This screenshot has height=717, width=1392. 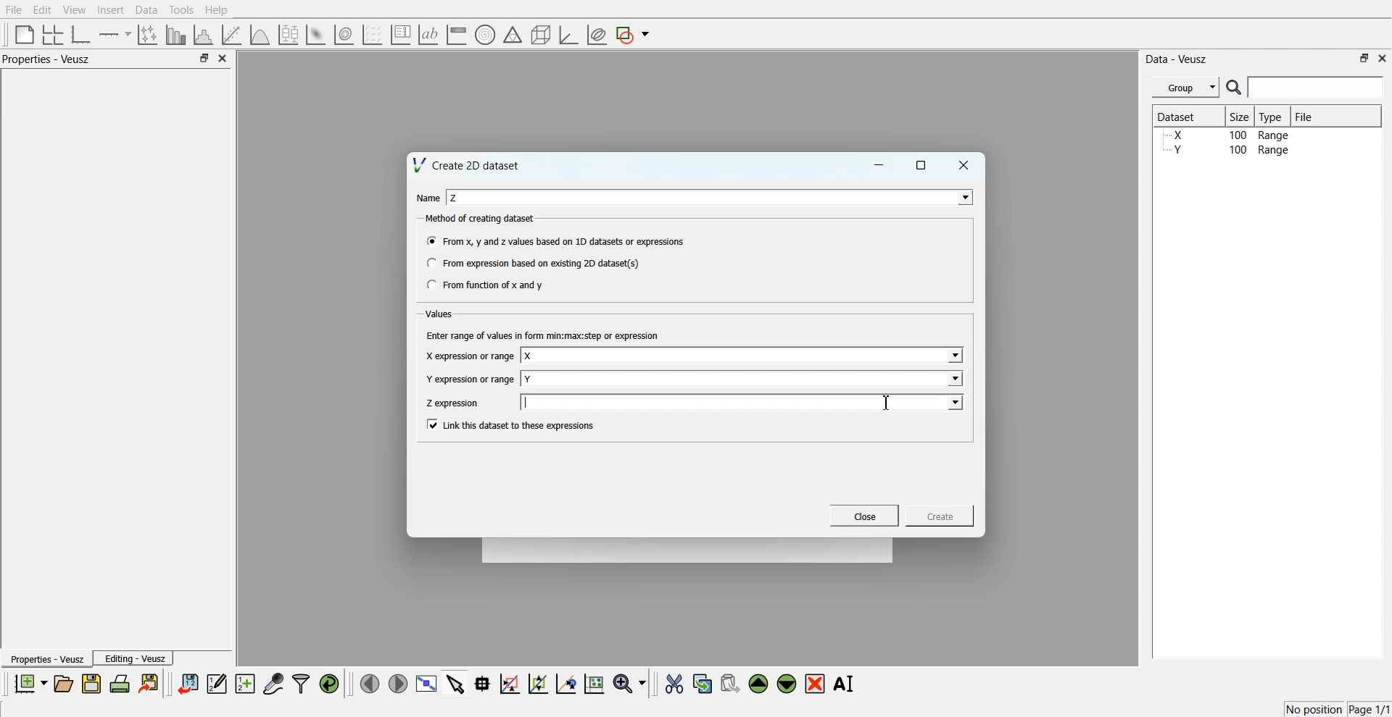 I want to click on Enter name, so click(x=745, y=402).